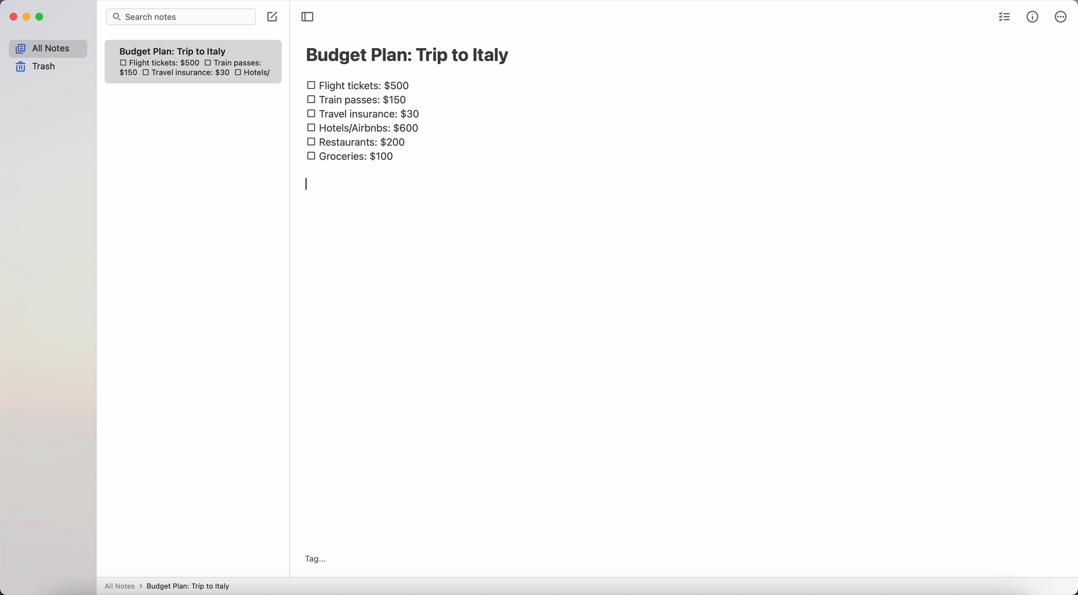 The height and width of the screenshot is (595, 1078). I want to click on travel insurance: $30, so click(193, 74).